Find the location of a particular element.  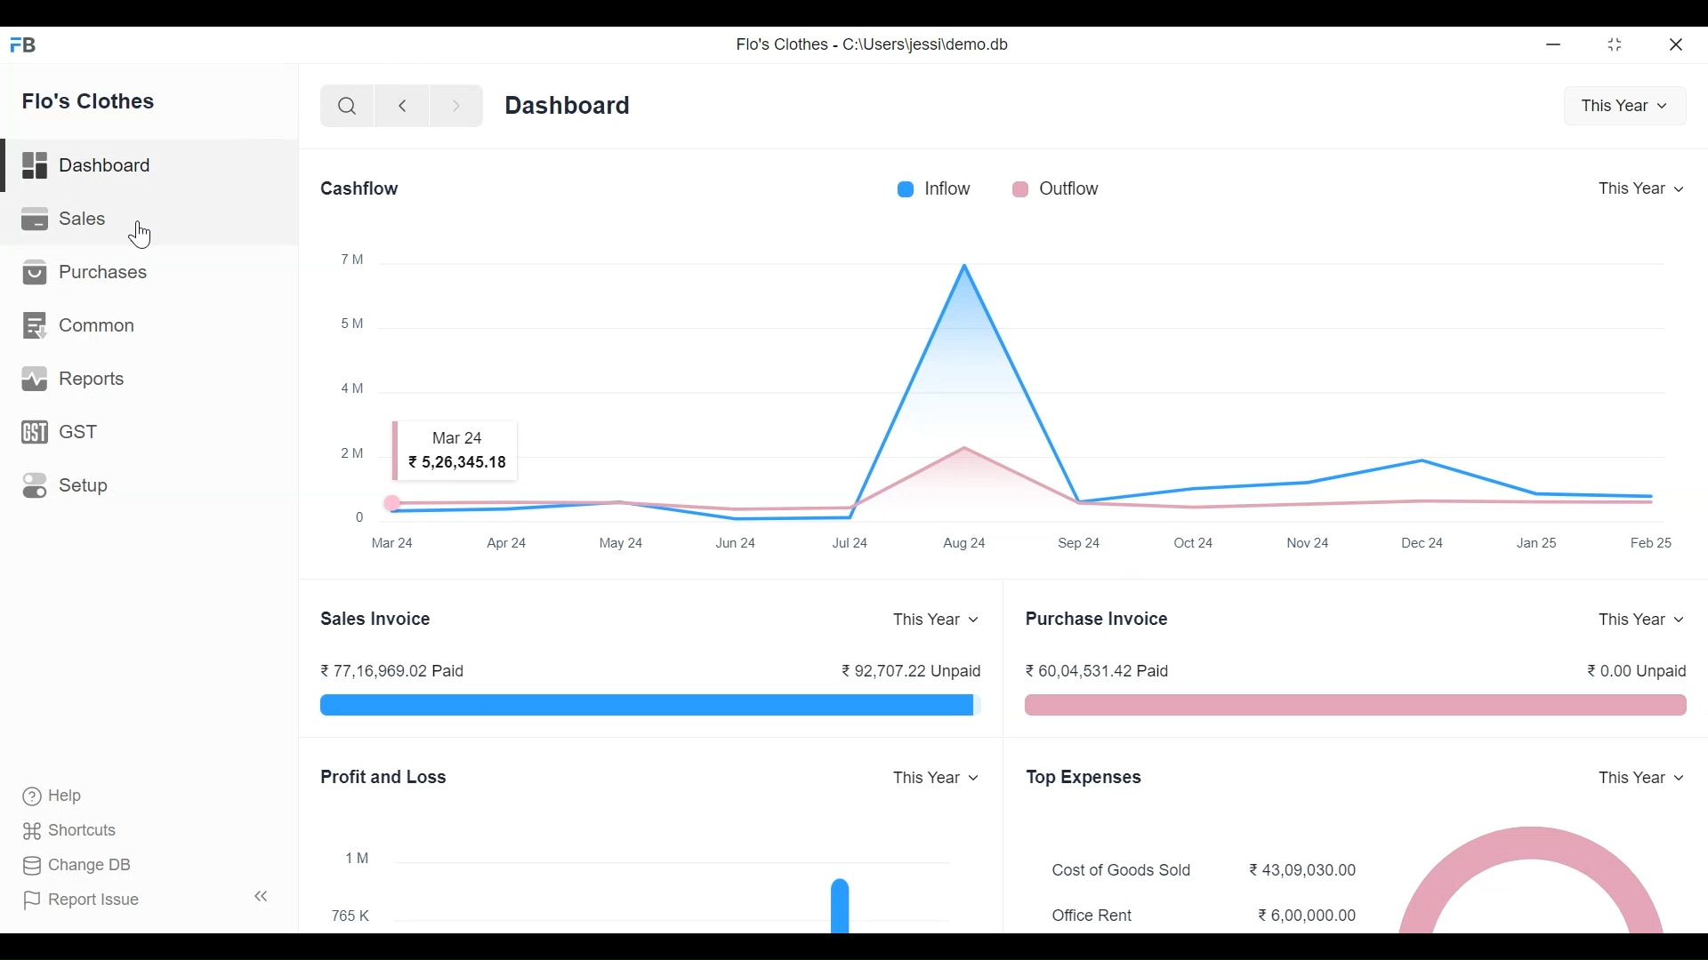

This Year  is located at coordinates (1642, 619).